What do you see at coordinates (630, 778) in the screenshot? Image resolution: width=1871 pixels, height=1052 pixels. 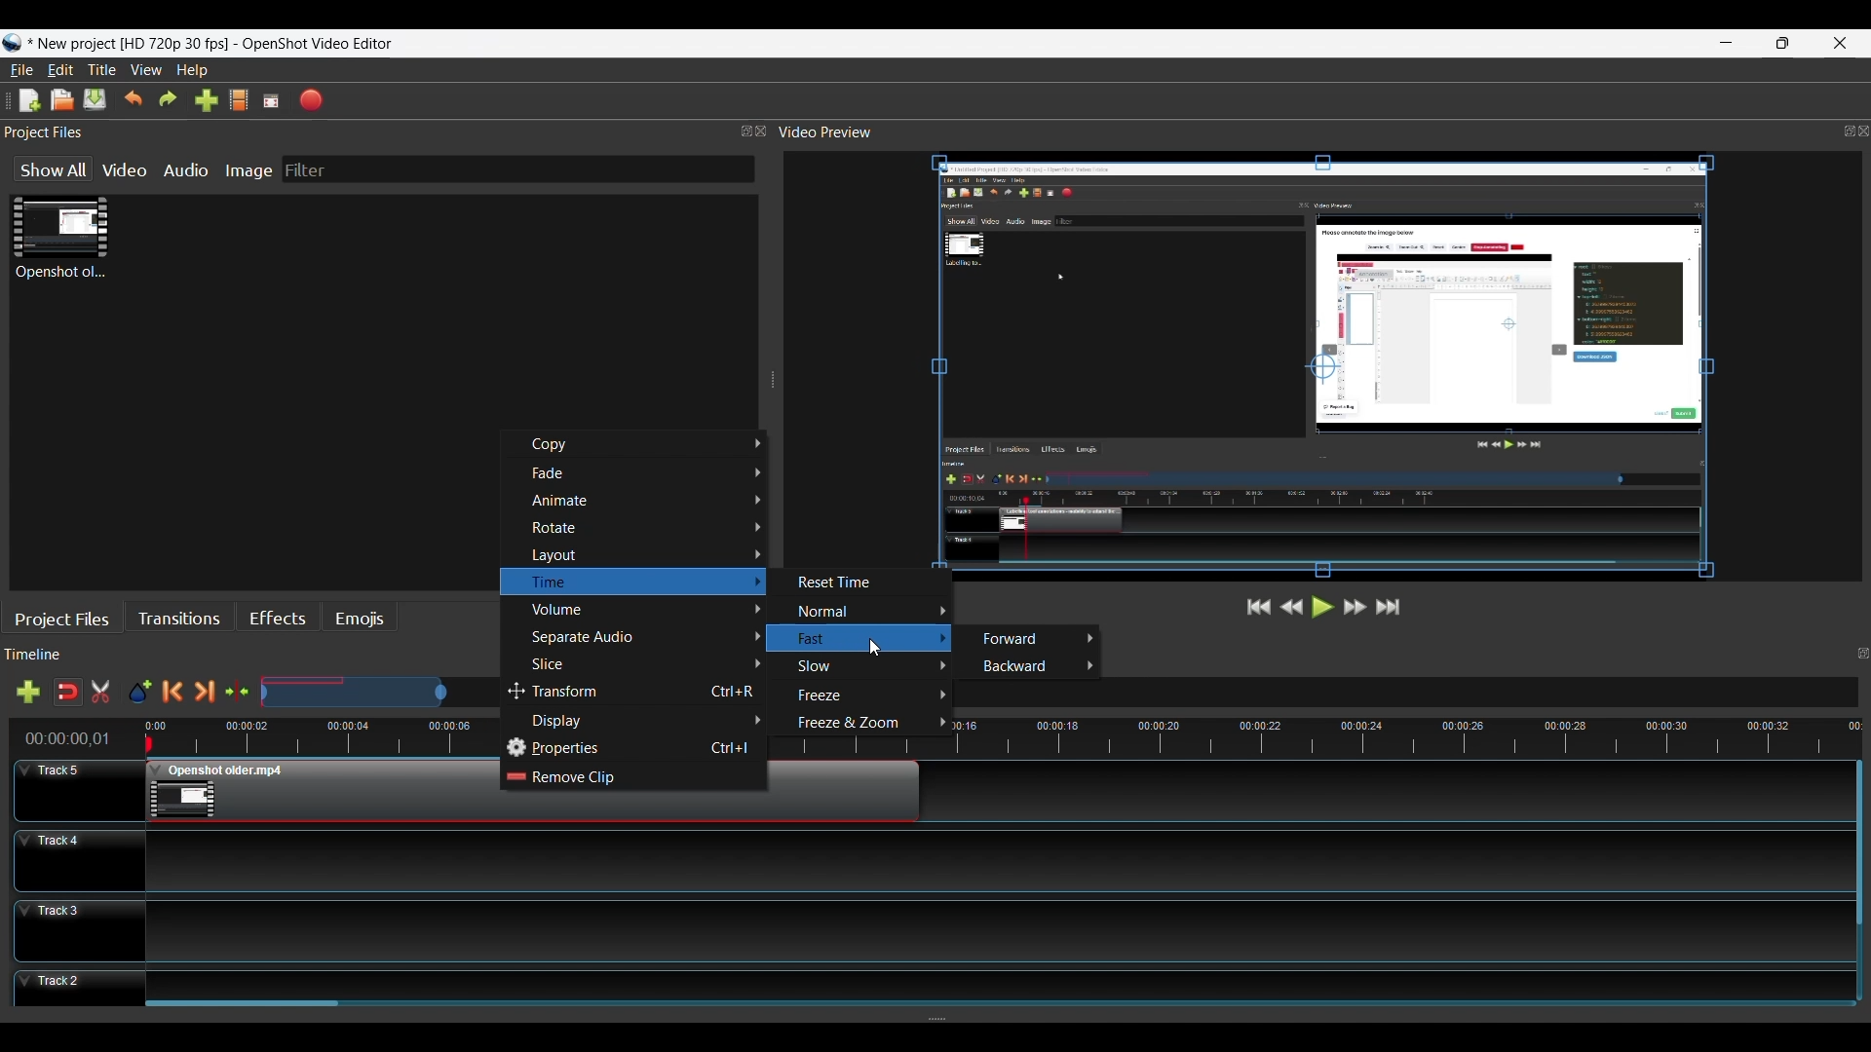 I see `Remove Clip` at bounding box center [630, 778].